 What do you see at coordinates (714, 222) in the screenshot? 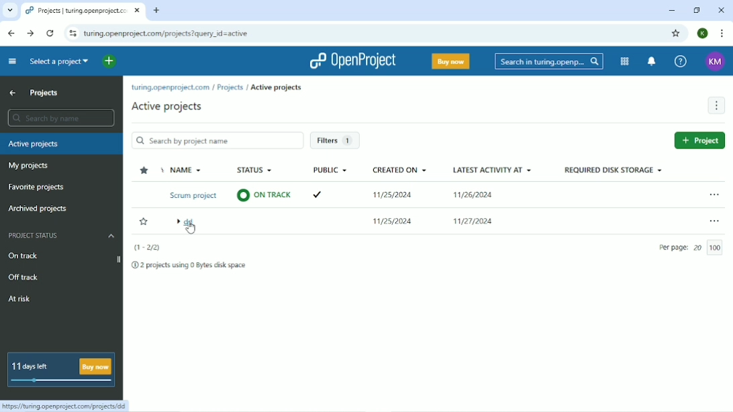
I see `More actions` at bounding box center [714, 222].